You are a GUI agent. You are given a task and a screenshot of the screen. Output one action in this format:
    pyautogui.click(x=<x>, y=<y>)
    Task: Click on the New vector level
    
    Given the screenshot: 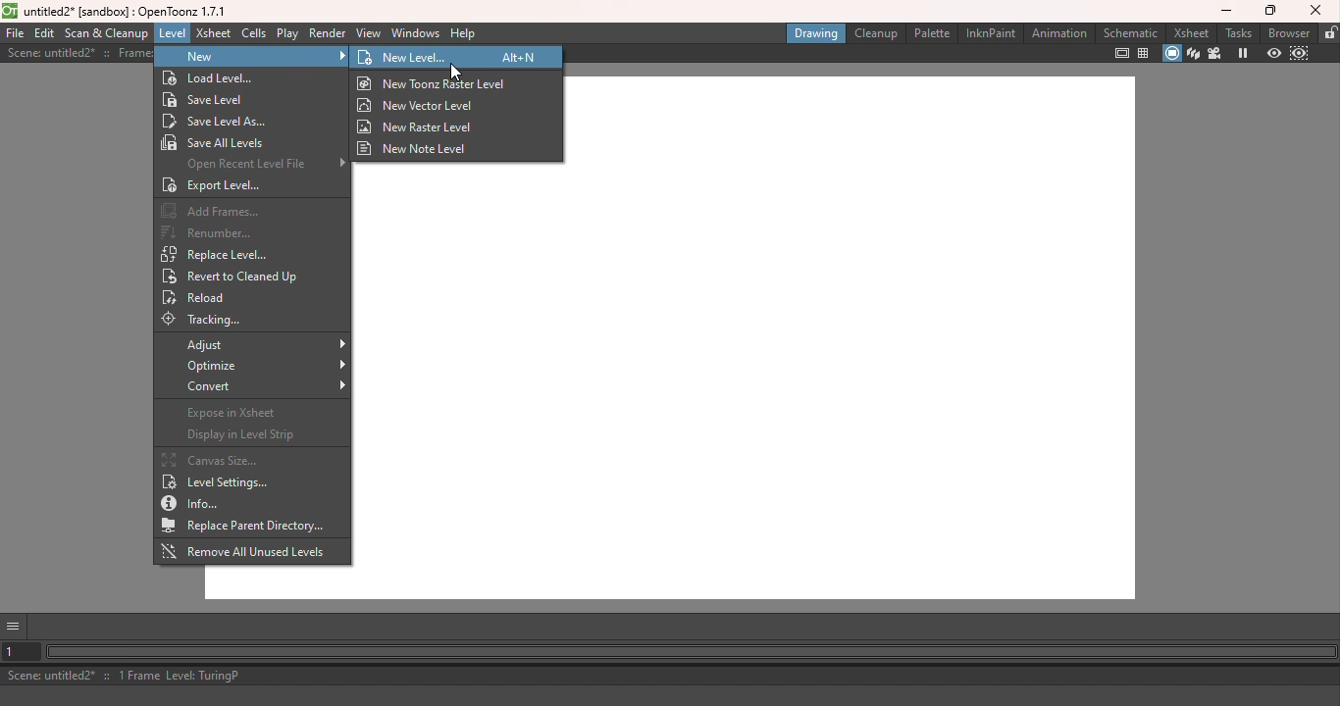 What is the action you would take?
    pyautogui.click(x=420, y=106)
    